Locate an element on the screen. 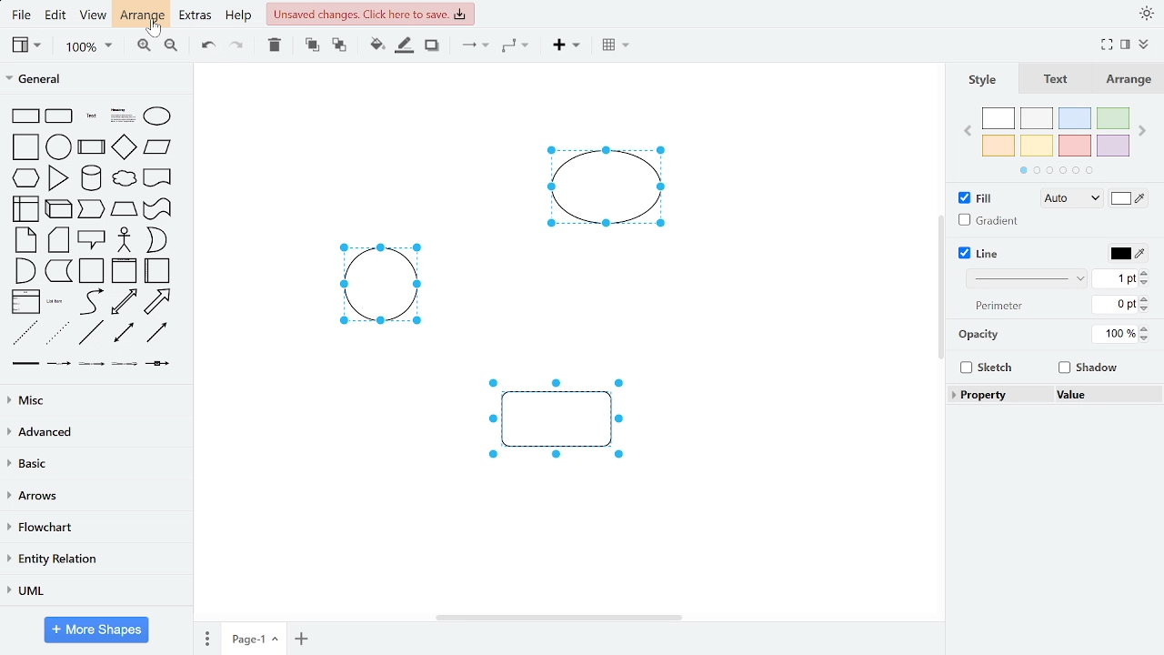 Image resolution: width=1164 pixels, height=655 pixels. and is located at coordinates (24, 270).